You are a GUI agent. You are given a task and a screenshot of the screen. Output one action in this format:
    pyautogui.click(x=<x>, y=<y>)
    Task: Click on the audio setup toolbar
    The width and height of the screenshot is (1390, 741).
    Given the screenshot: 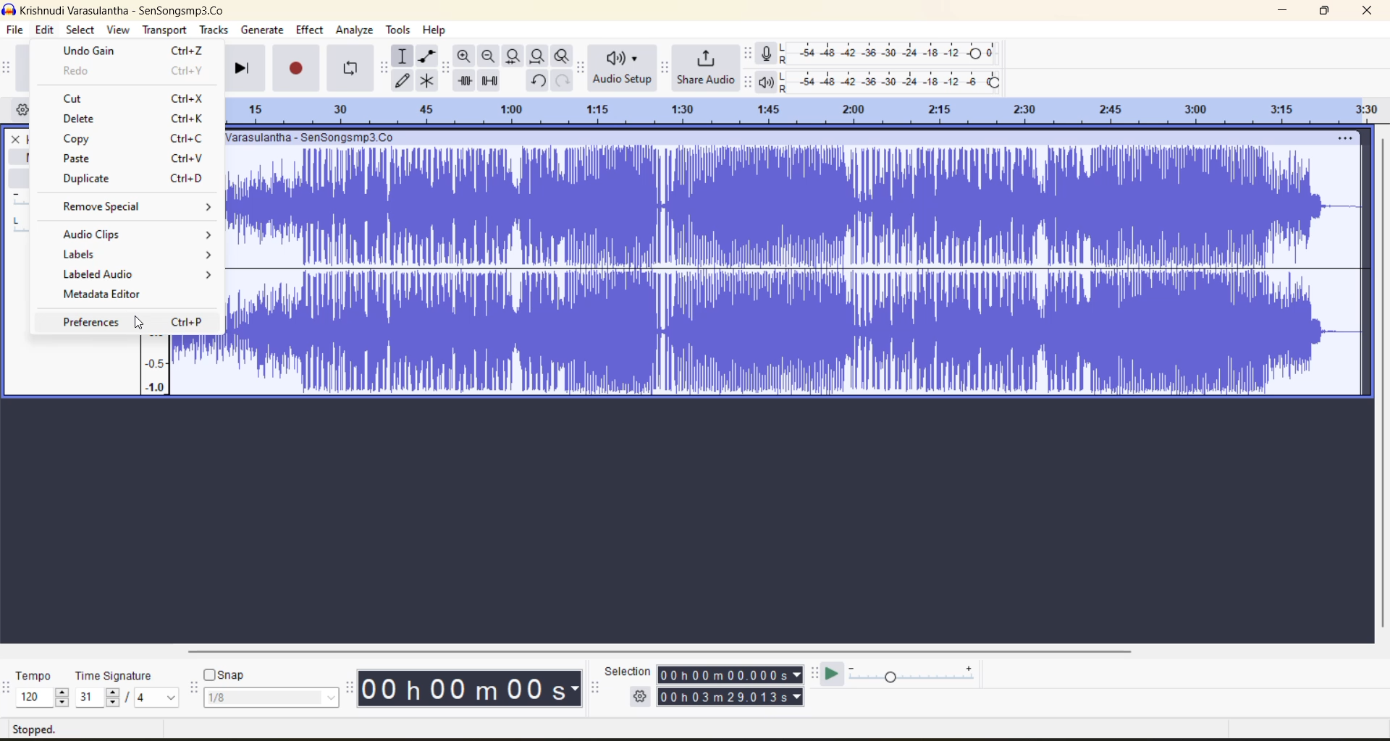 What is the action you would take?
    pyautogui.click(x=581, y=67)
    